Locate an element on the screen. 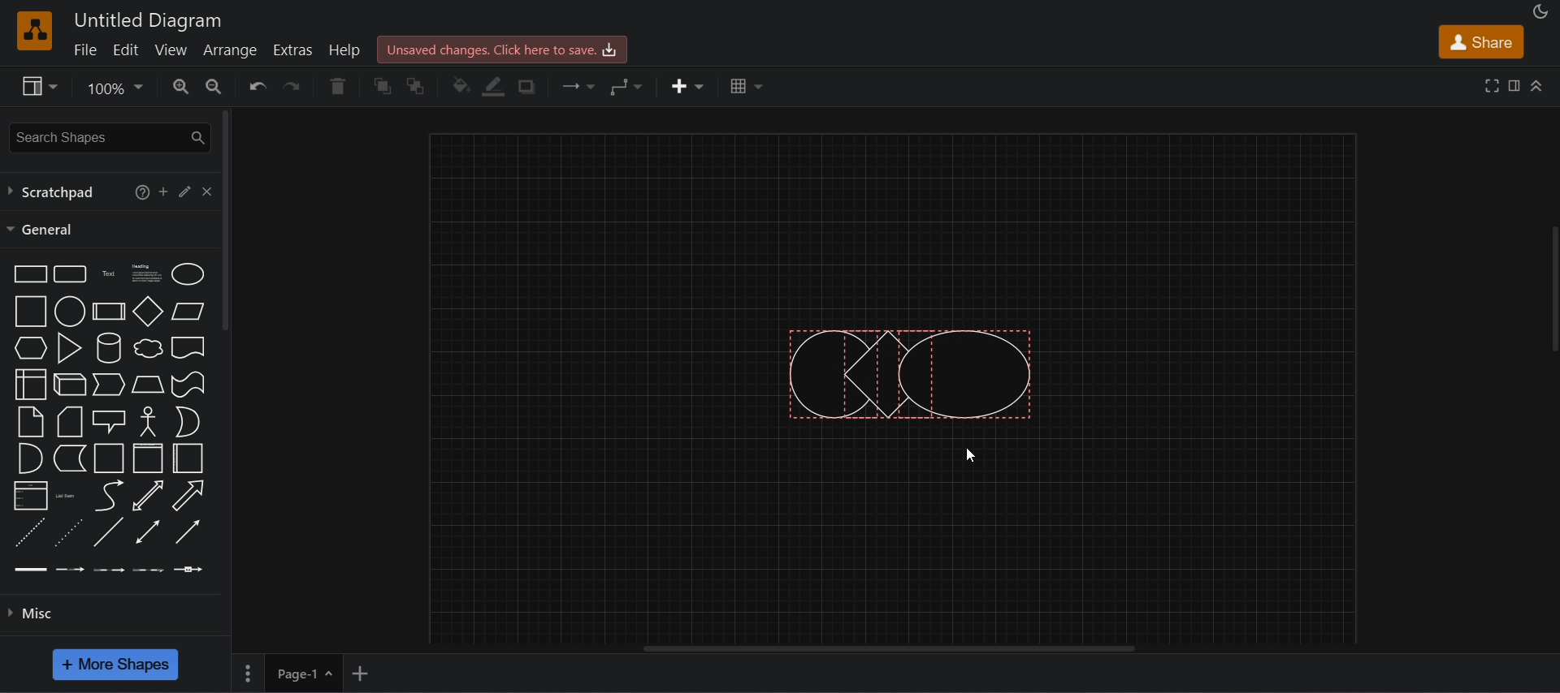  click here to save is located at coordinates (500, 49).